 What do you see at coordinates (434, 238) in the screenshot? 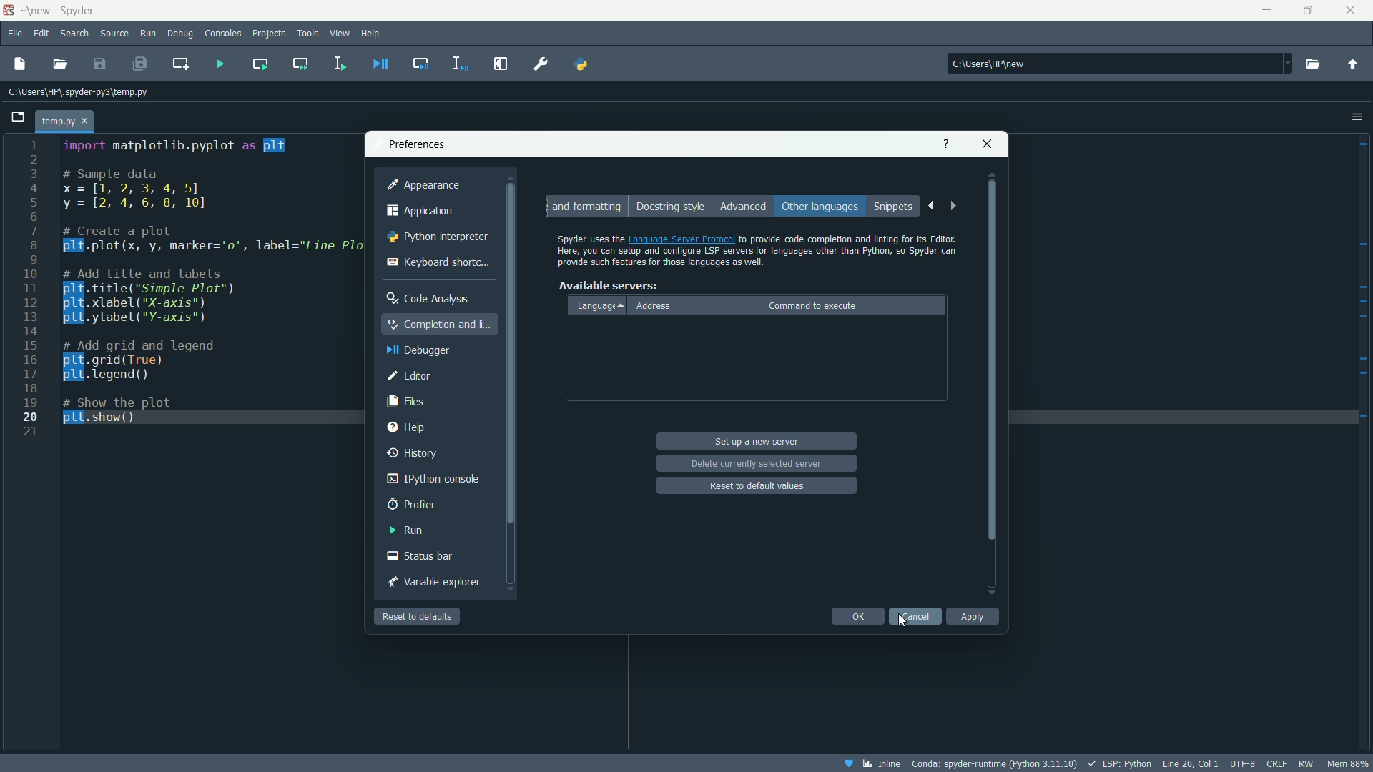
I see `python interpreter` at bounding box center [434, 238].